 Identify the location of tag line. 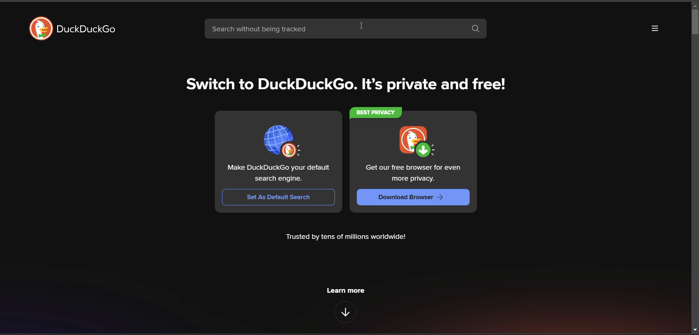
(347, 85).